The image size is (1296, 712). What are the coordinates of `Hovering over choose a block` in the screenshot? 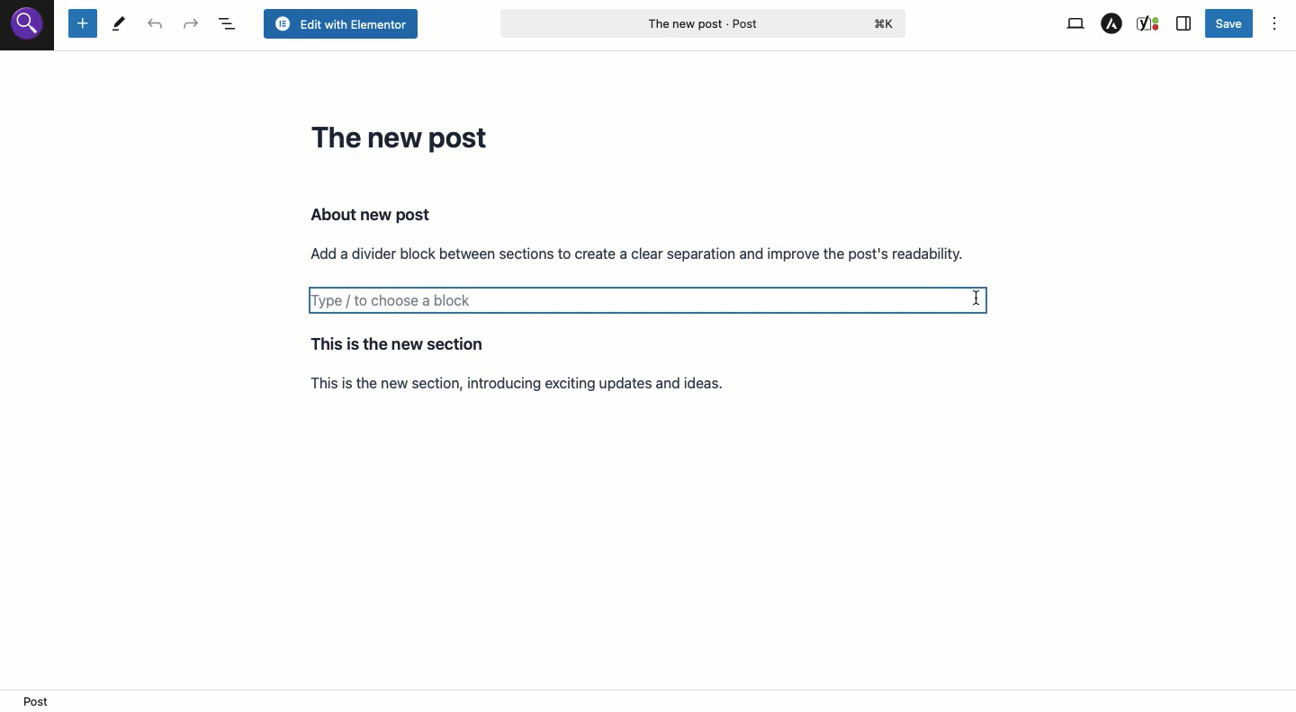 It's located at (651, 305).